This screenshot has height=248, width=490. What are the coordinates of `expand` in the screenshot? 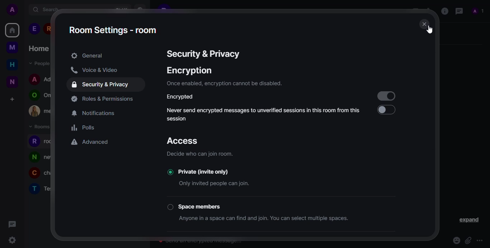 It's located at (470, 220).